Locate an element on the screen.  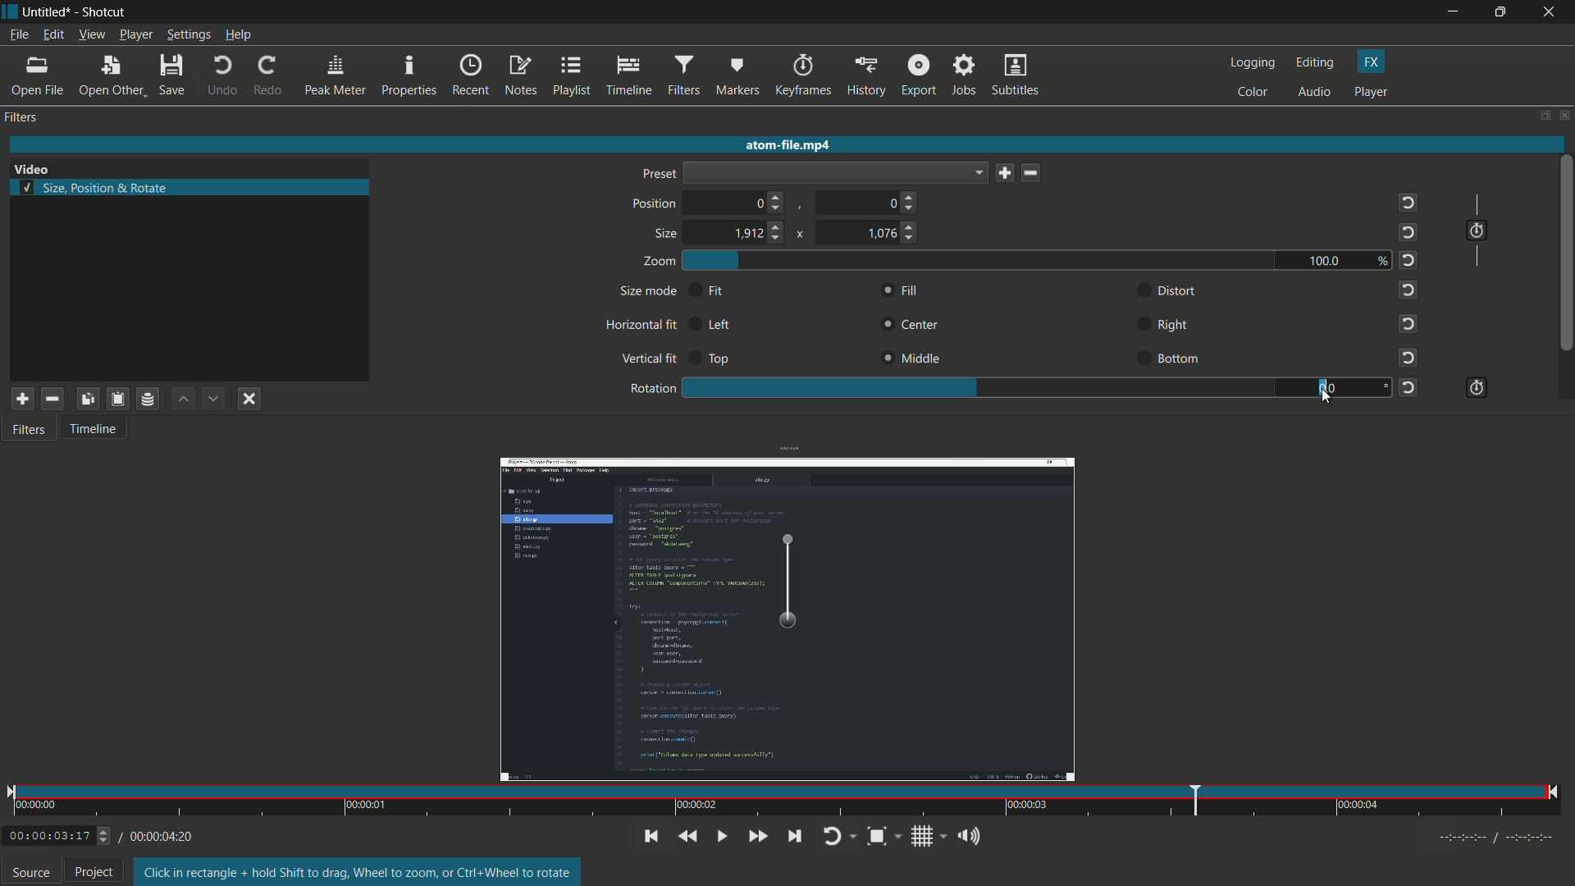
playlist is located at coordinates (572, 76).